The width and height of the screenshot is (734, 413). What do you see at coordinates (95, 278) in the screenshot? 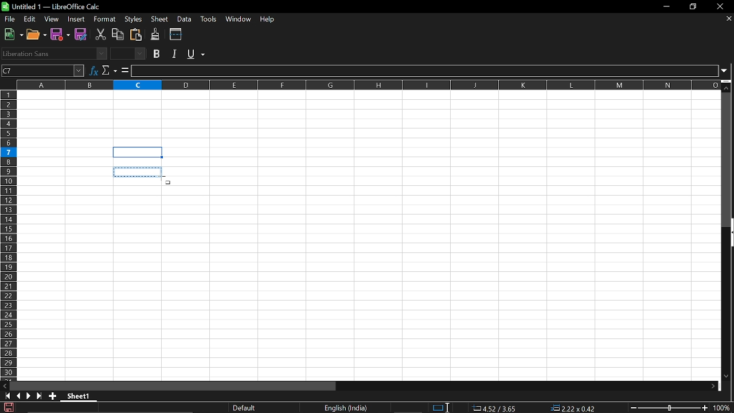
I see `Fillable cells` at bounding box center [95, 278].